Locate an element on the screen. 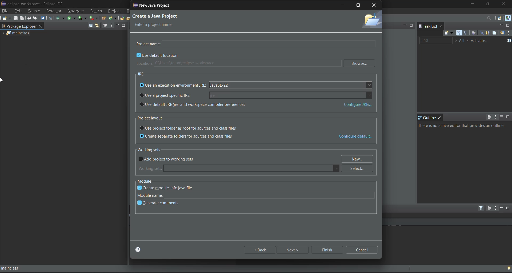 Image resolution: width=512 pixels, height=273 pixels. back is located at coordinates (260, 250).